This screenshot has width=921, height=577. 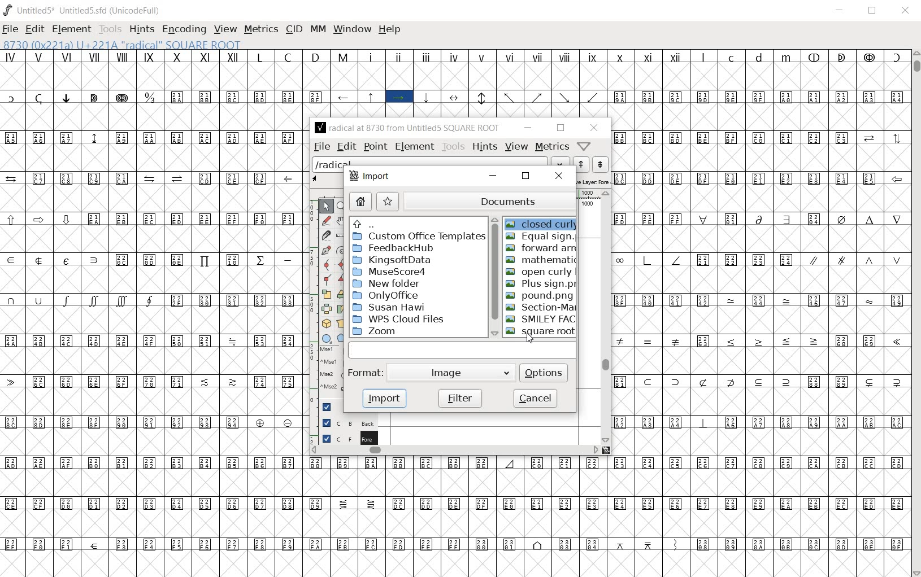 I want to click on edit, so click(x=346, y=147).